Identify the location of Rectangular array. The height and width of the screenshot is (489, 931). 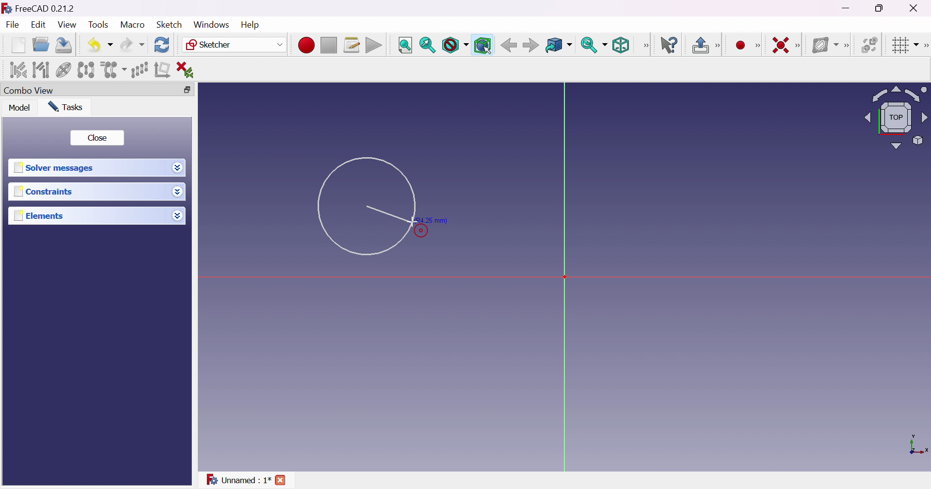
(139, 69).